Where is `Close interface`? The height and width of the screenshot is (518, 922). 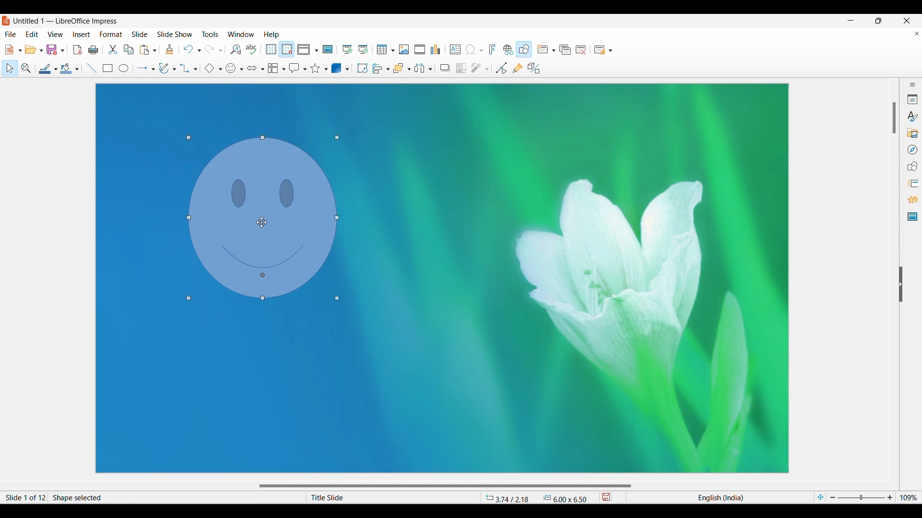 Close interface is located at coordinates (906, 21).